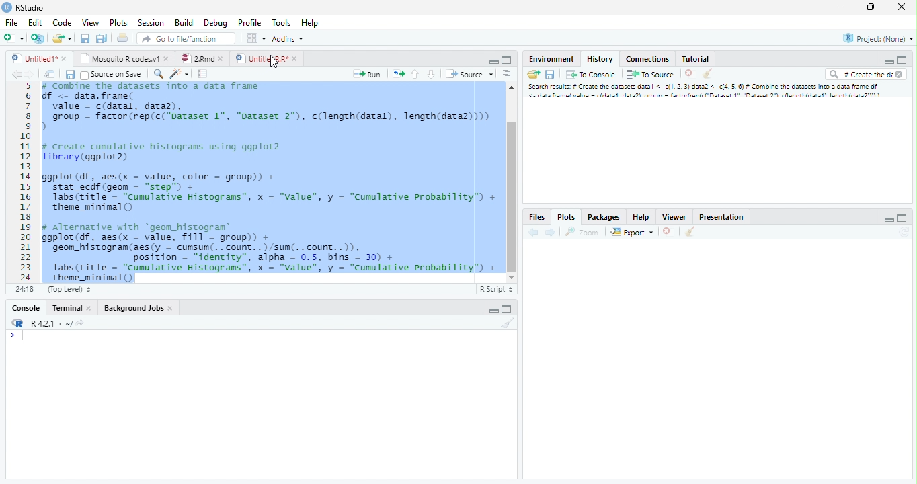 This screenshot has width=917, height=484. What do you see at coordinates (870, 7) in the screenshot?
I see `Maximize` at bounding box center [870, 7].